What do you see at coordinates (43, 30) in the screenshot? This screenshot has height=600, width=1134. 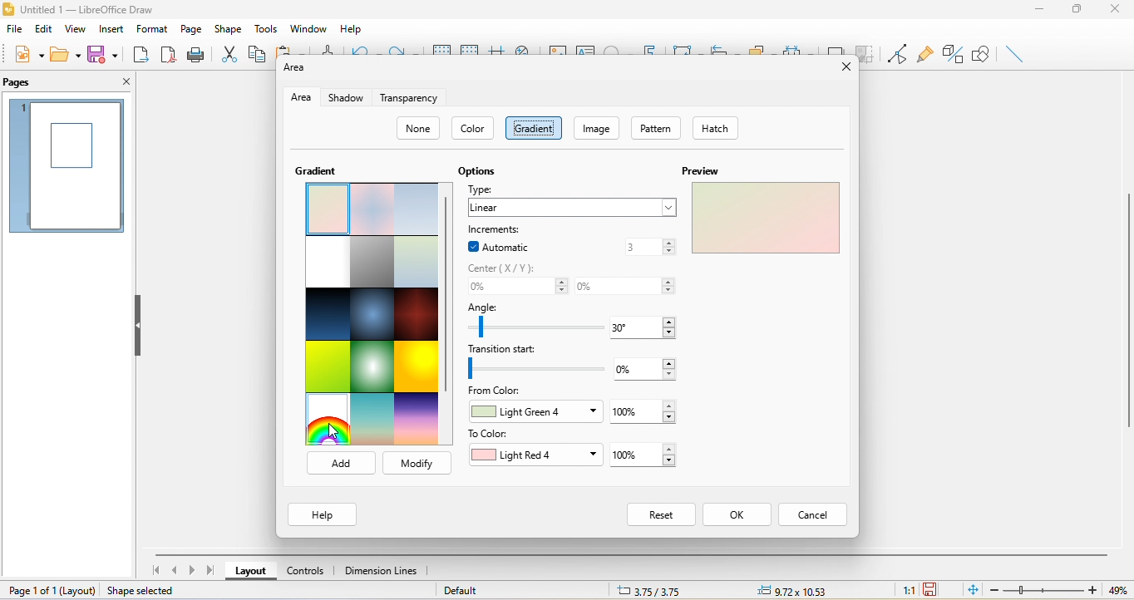 I see `edit` at bounding box center [43, 30].